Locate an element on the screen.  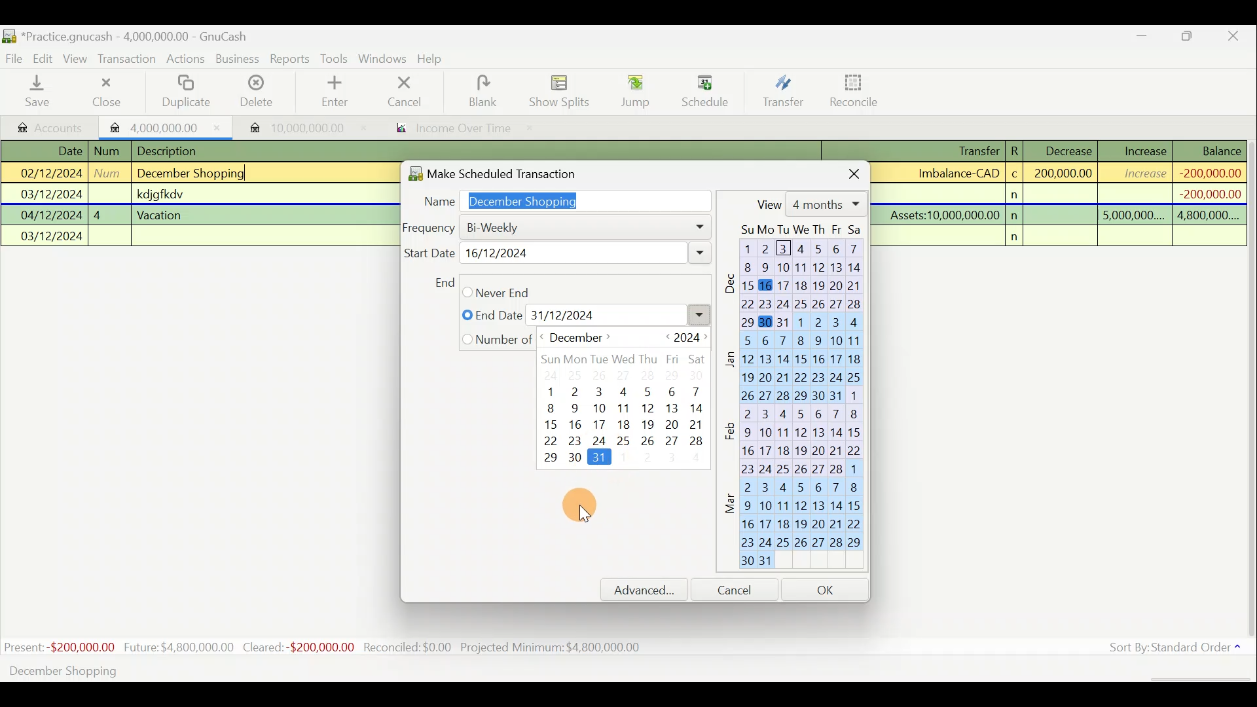
Name is located at coordinates (560, 198).